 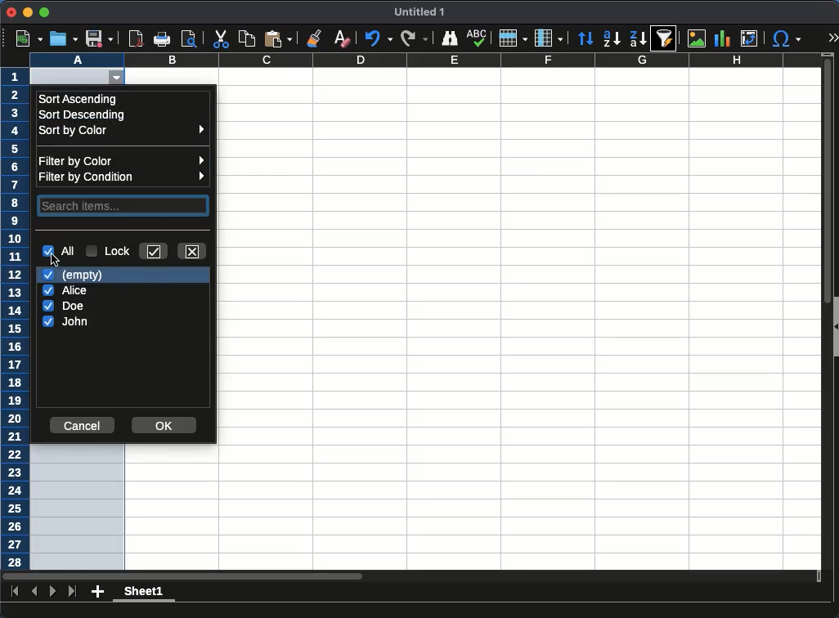 I want to click on sort by color, so click(x=125, y=132).